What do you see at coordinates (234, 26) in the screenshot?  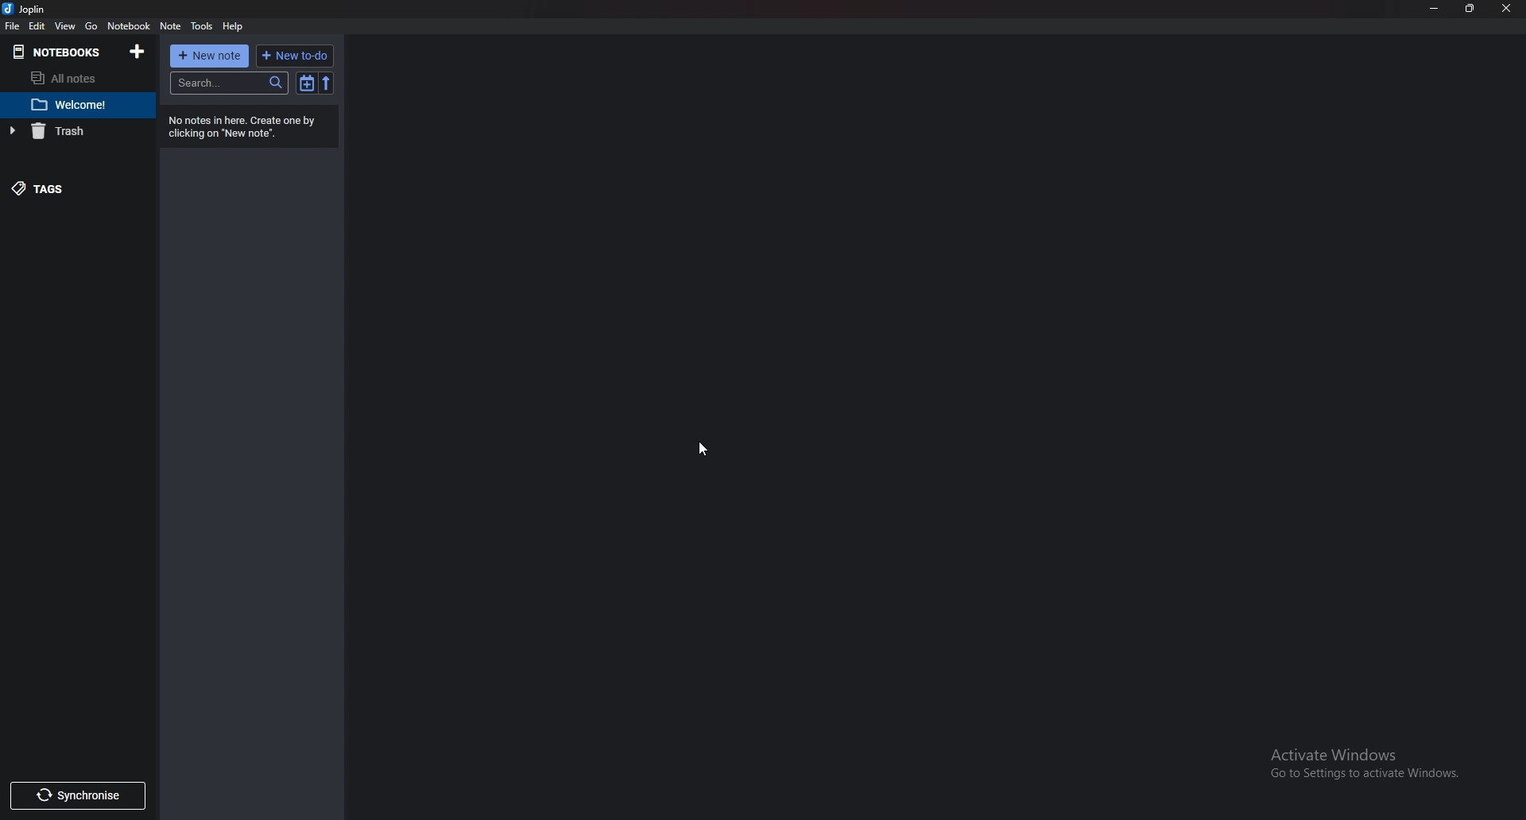 I see `help` at bounding box center [234, 26].